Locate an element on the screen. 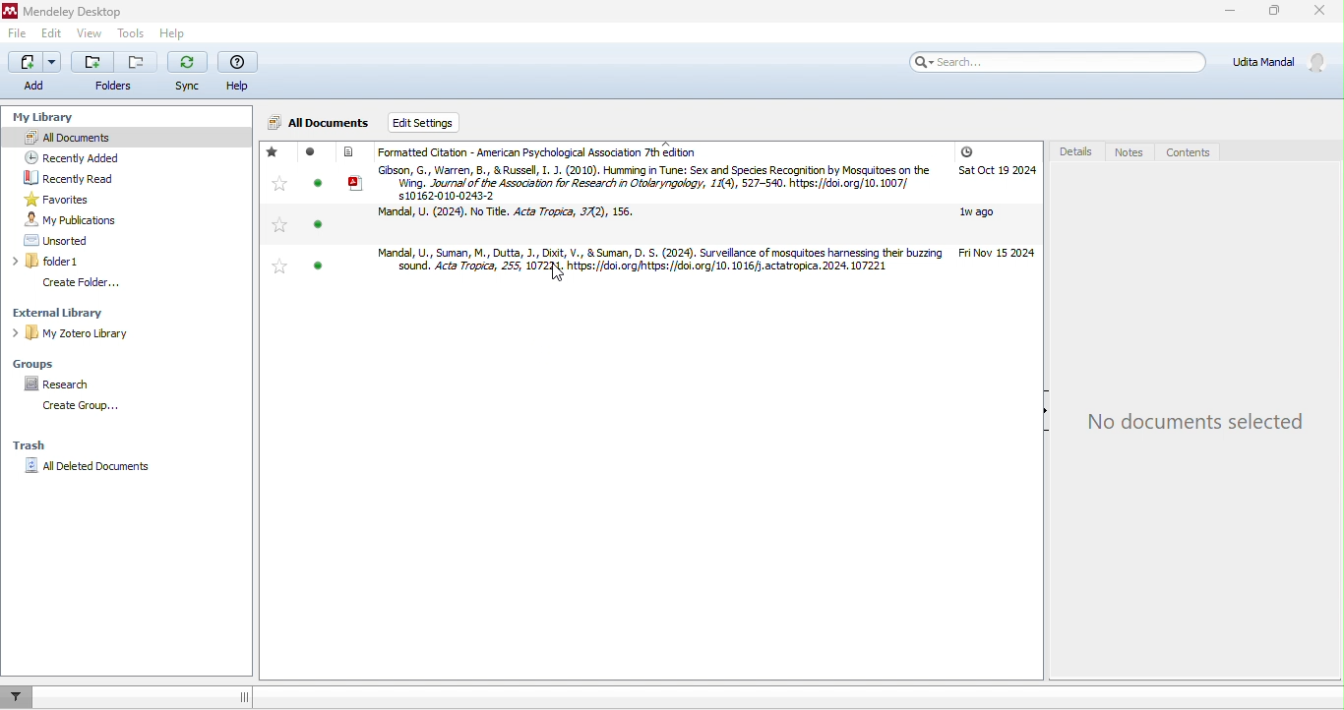  maximize is located at coordinates (1270, 14).